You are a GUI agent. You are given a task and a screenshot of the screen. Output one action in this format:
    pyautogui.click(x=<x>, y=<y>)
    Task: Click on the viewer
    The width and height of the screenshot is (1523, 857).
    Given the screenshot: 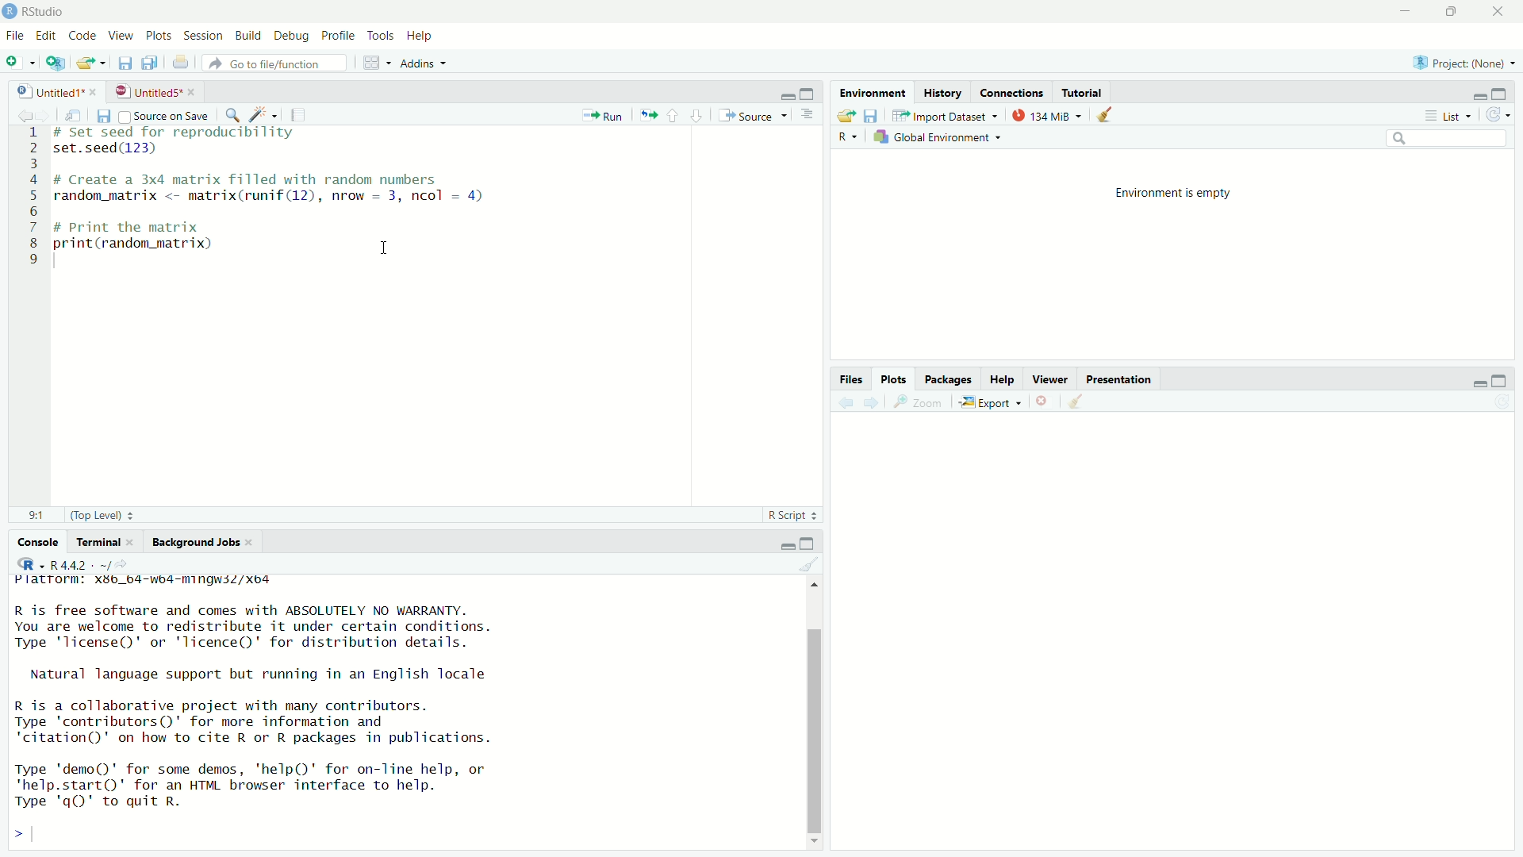 What is the action you would take?
    pyautogui.click(x=1049, y=378)
    